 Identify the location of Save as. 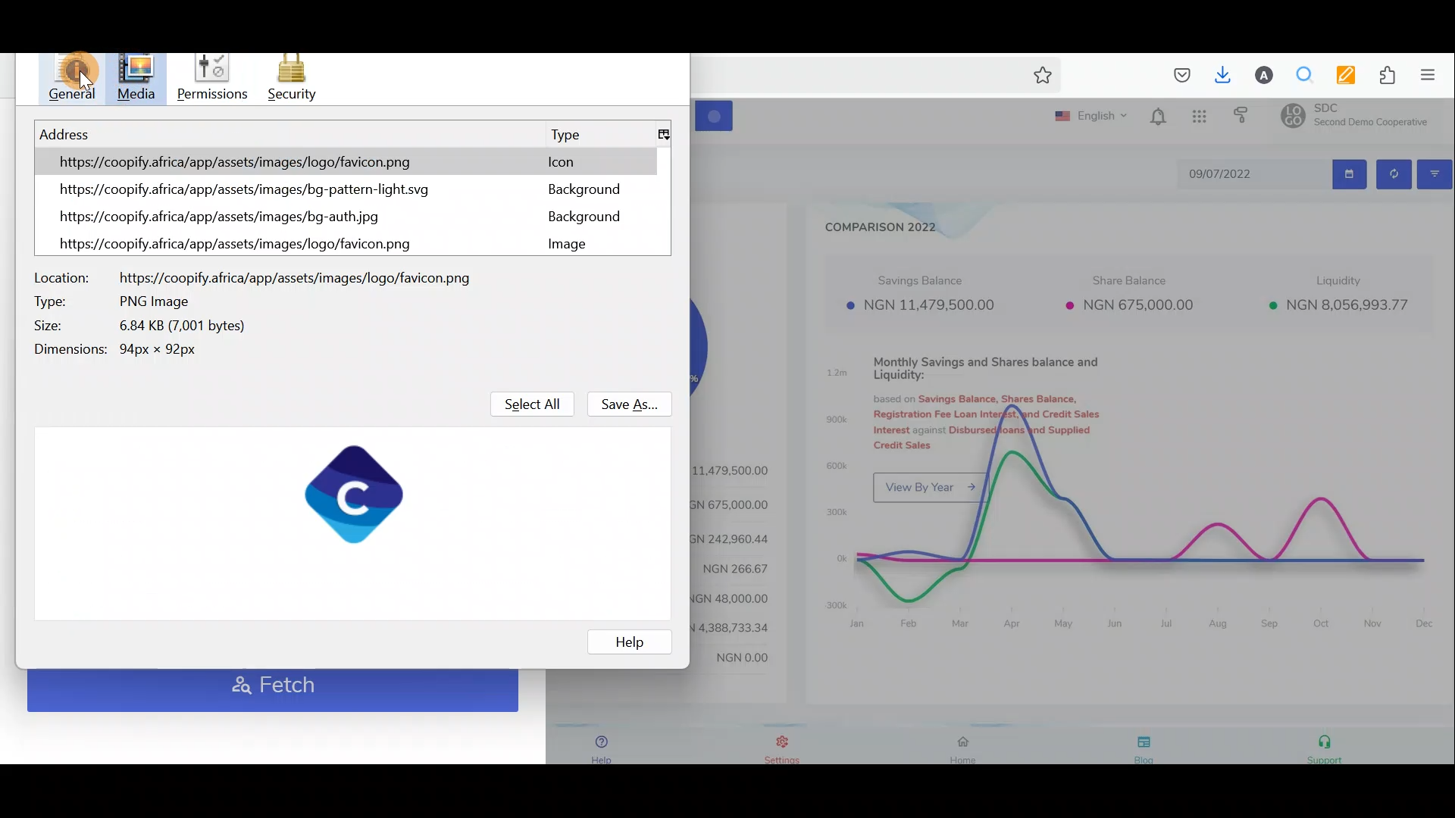
(630, 403).